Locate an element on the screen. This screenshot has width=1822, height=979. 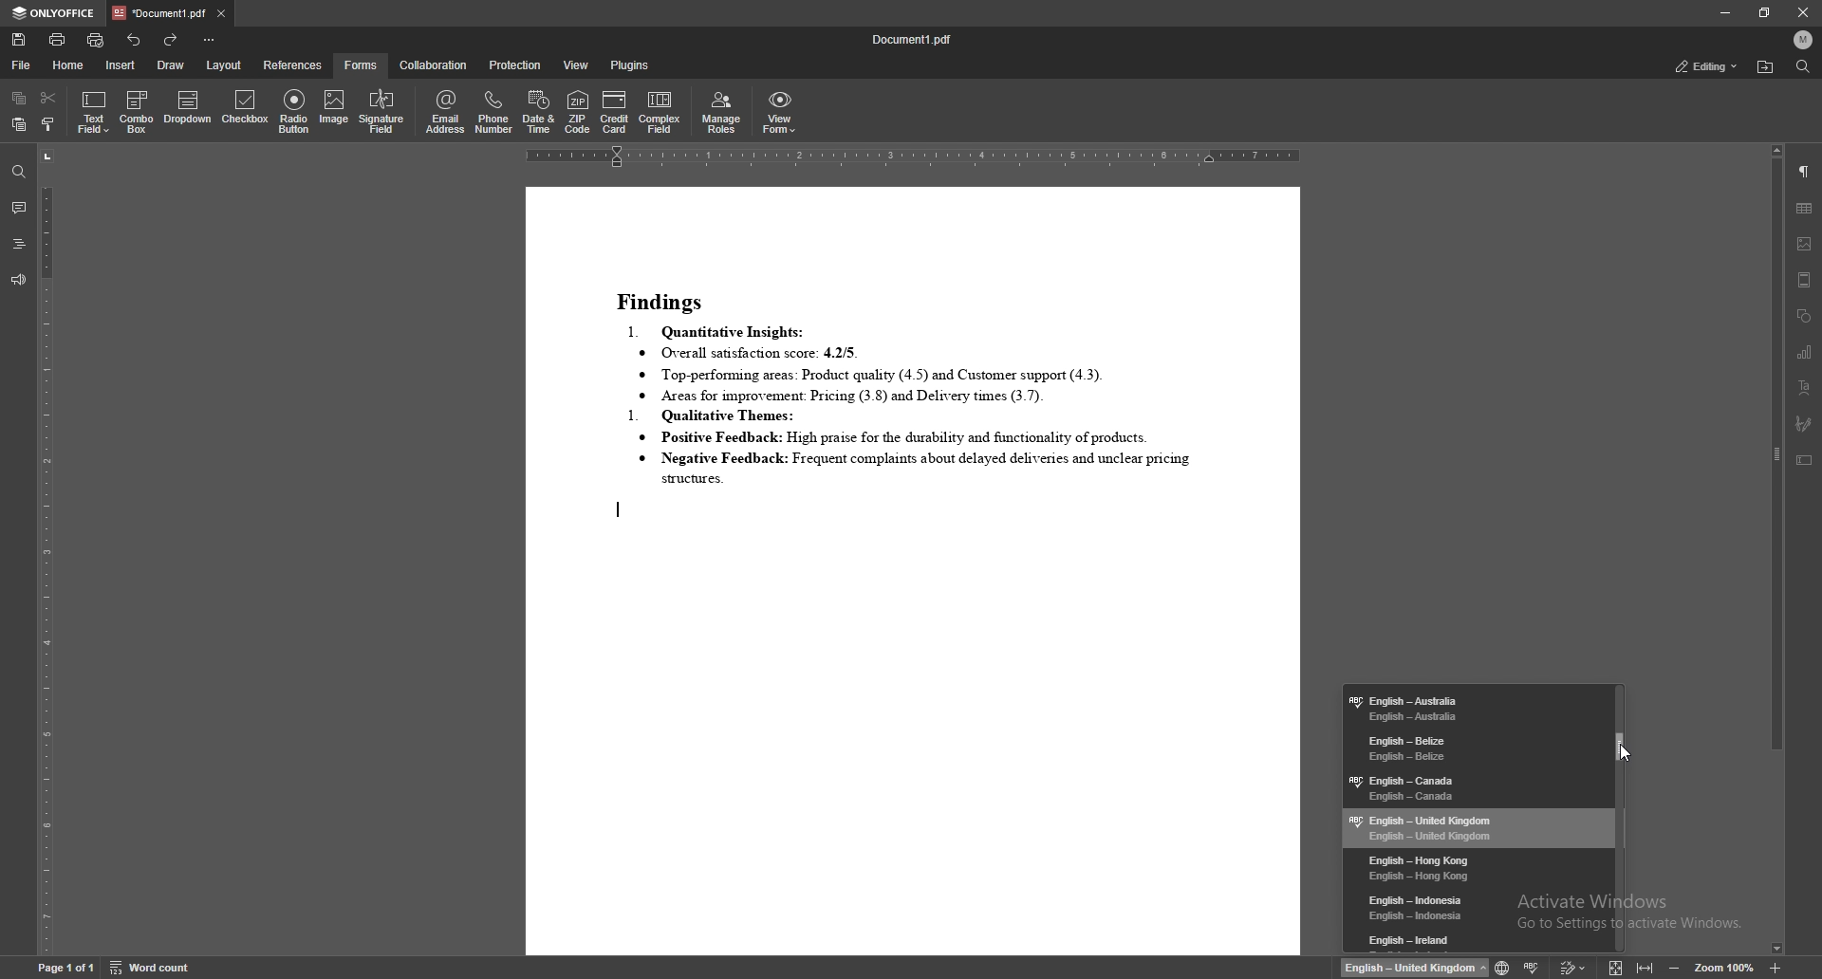
locate file is located at coordinates (1765, 67).